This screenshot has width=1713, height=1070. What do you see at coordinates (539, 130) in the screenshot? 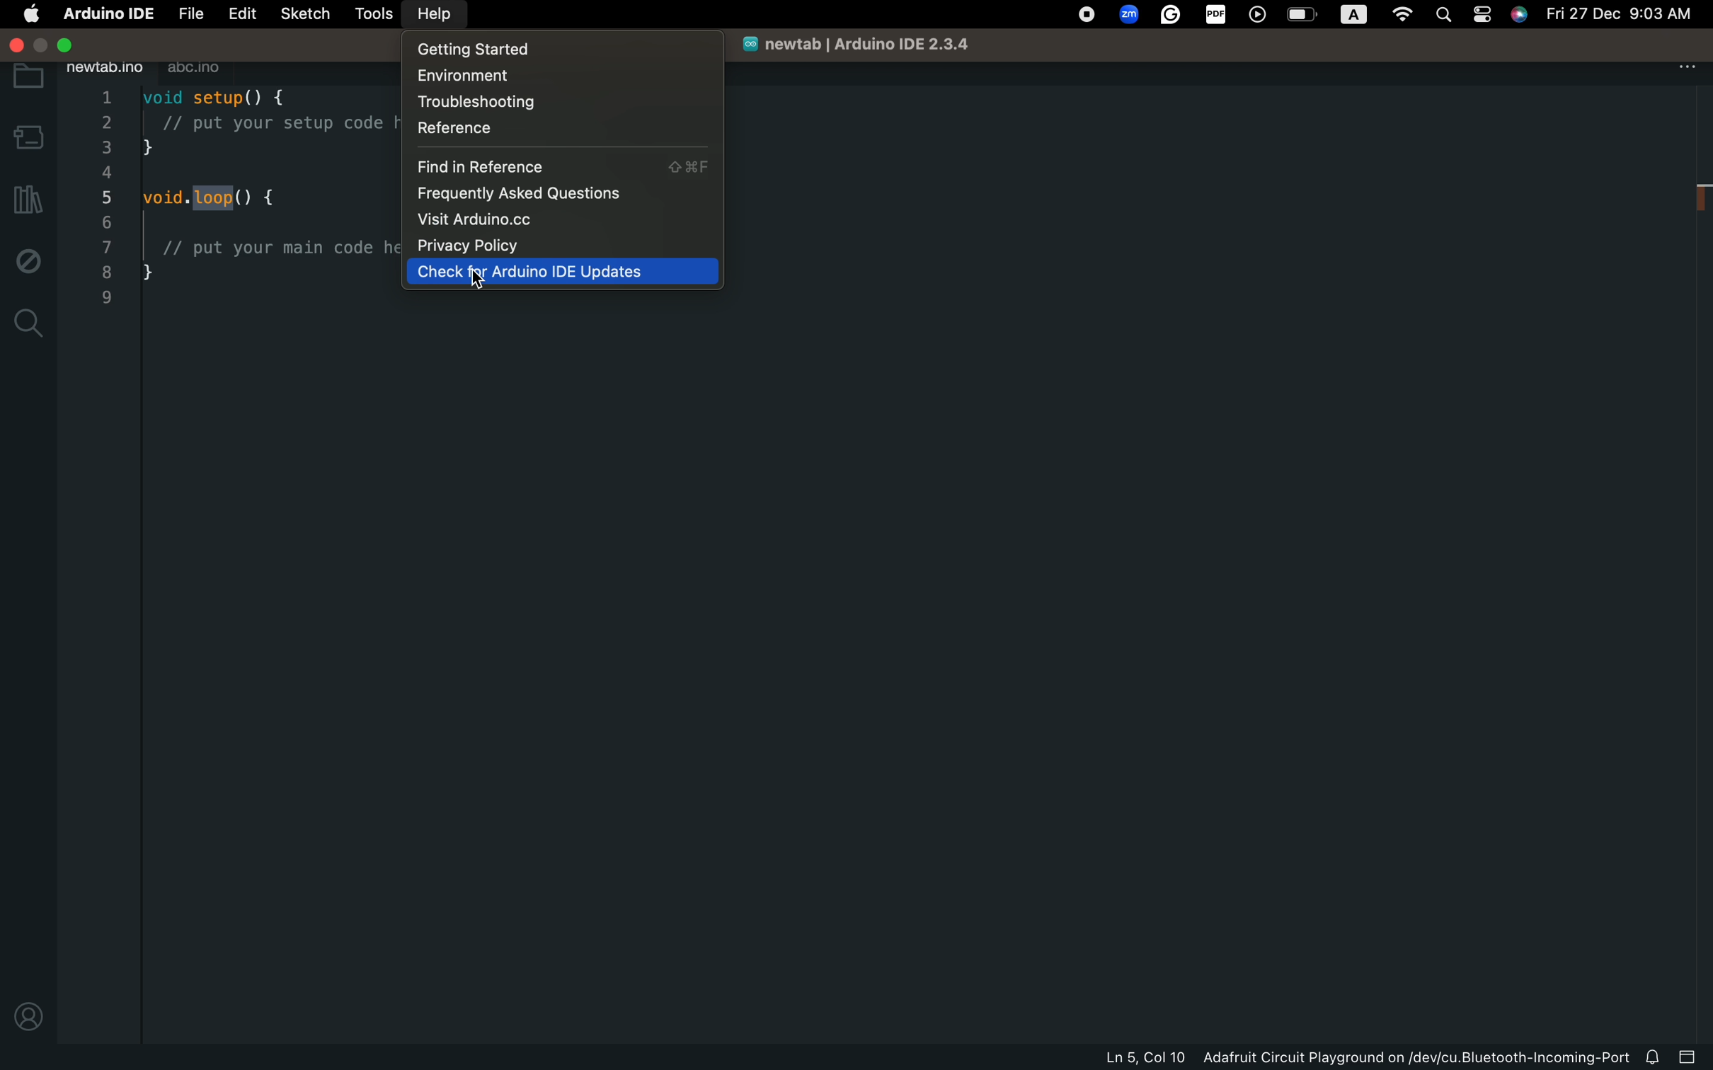
I see `refernce` at bounding box center [539, 130].